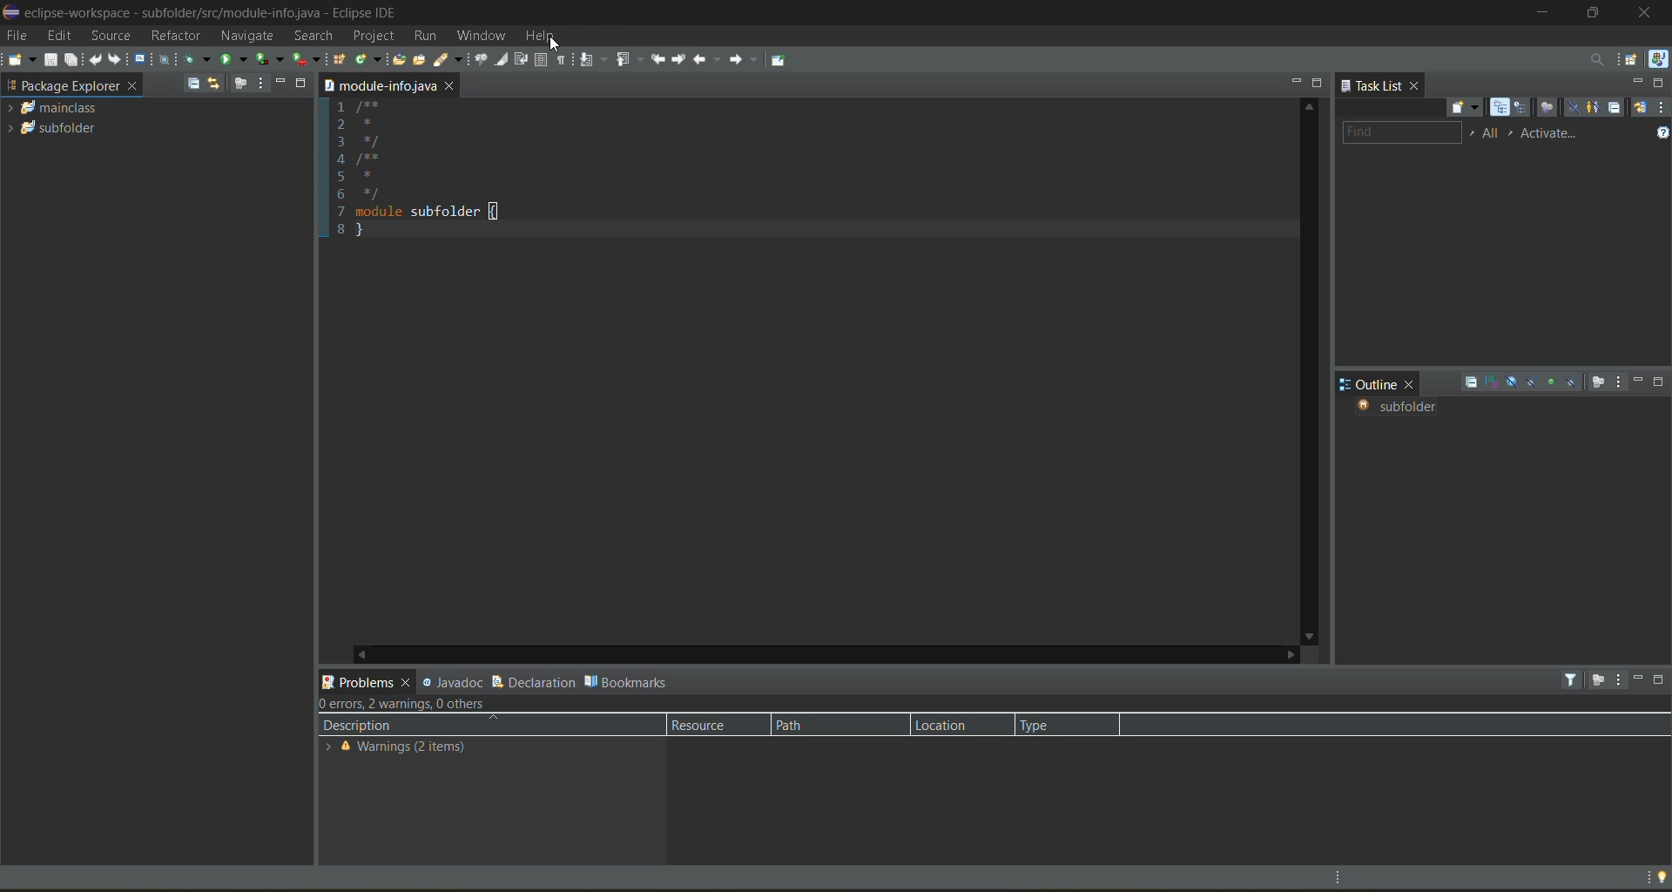 This screenshot has height=892, width=1672. Describe the element at coordinates (1632, 59) in the screenshot. I see `open perspective` at that location.